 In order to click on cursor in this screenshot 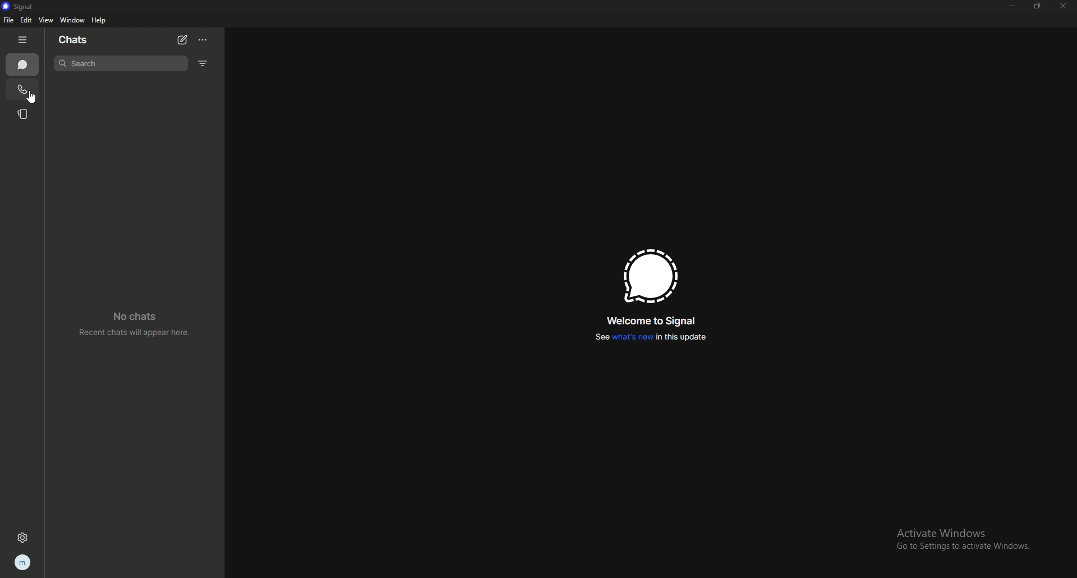, I will do `click(33, 97)`.